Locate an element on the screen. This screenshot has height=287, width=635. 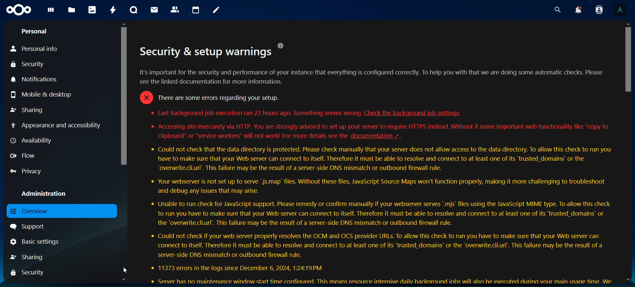
security is located at coordinates (28, 63).